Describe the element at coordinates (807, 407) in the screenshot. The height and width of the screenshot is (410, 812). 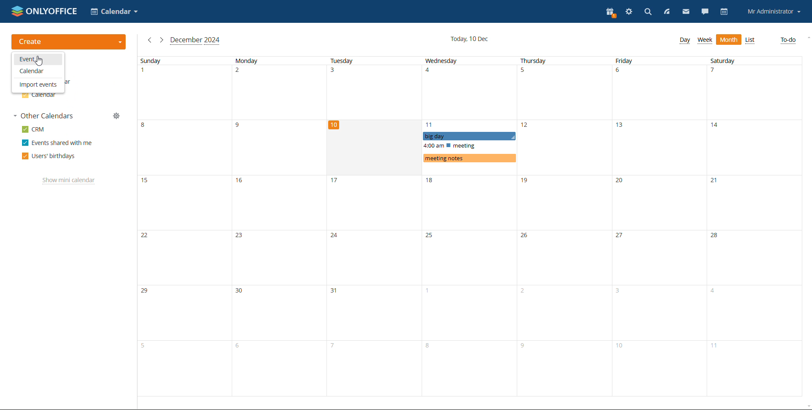
I see `scroll down` at that location.